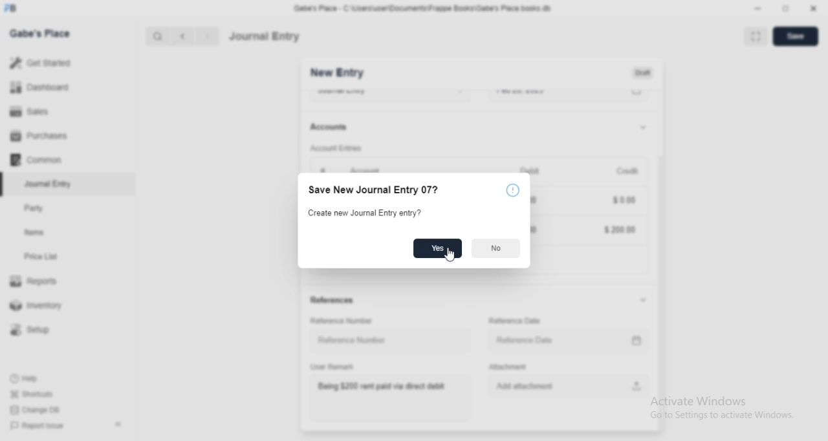  Describe the element at coordinates (363, 213) in the screenshot. I see `Create new Journal Entry entry?` at that location.